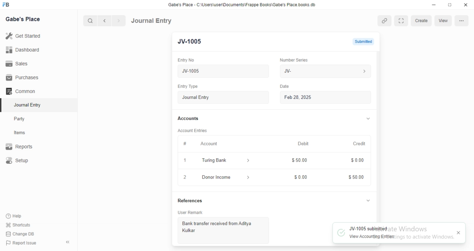 This screenshot has width=474, height=251. What do you see at coordinates (24, 133) in the screenshot?
I see `items` at bounding box center [24, 133].